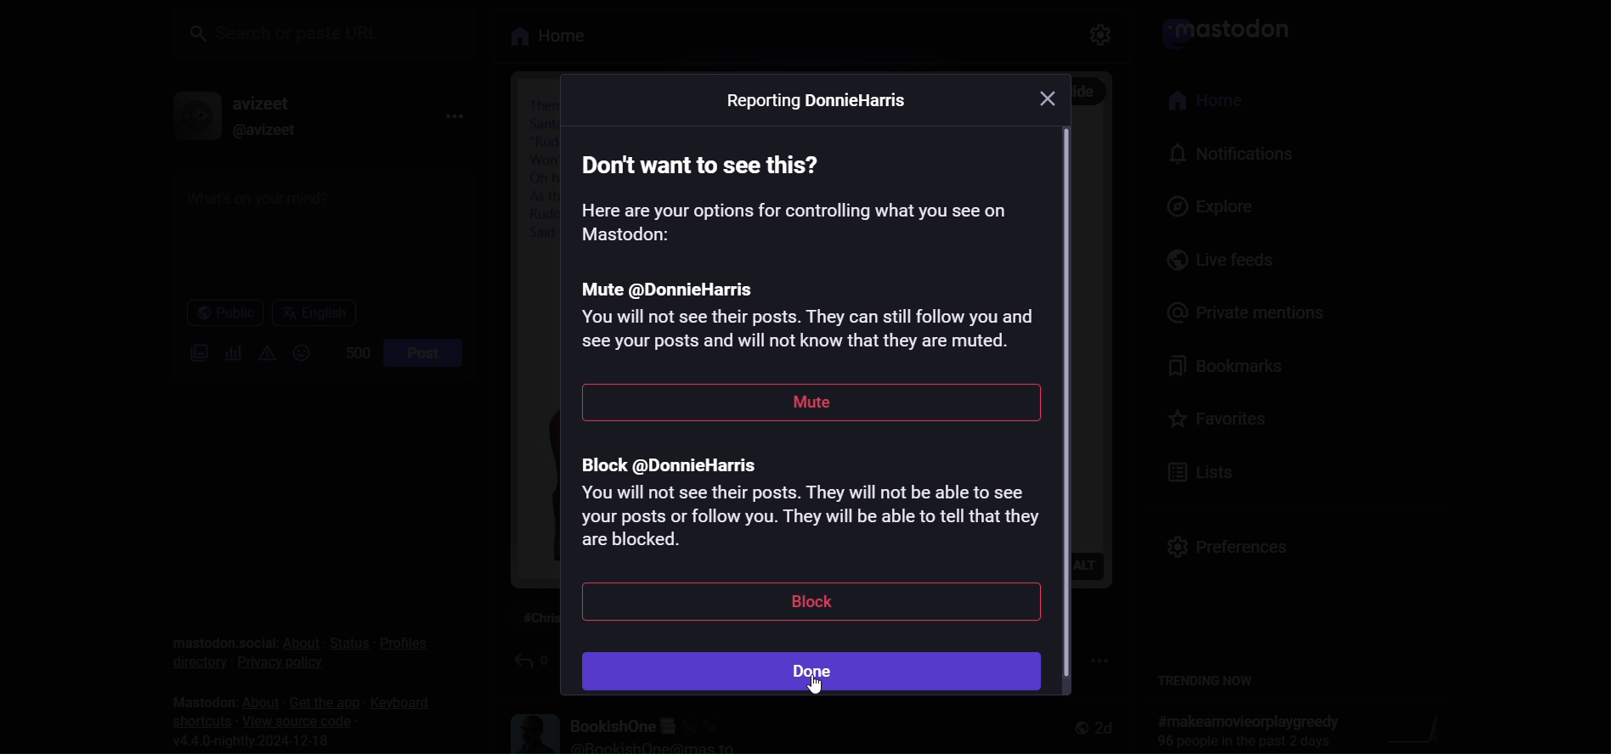 This screenshot has width=1611, height=754. Describe the element at coordinates (1243, 730) in the screenshot. I see `#makeamovieorplaygreedy
Ply,` at that location.